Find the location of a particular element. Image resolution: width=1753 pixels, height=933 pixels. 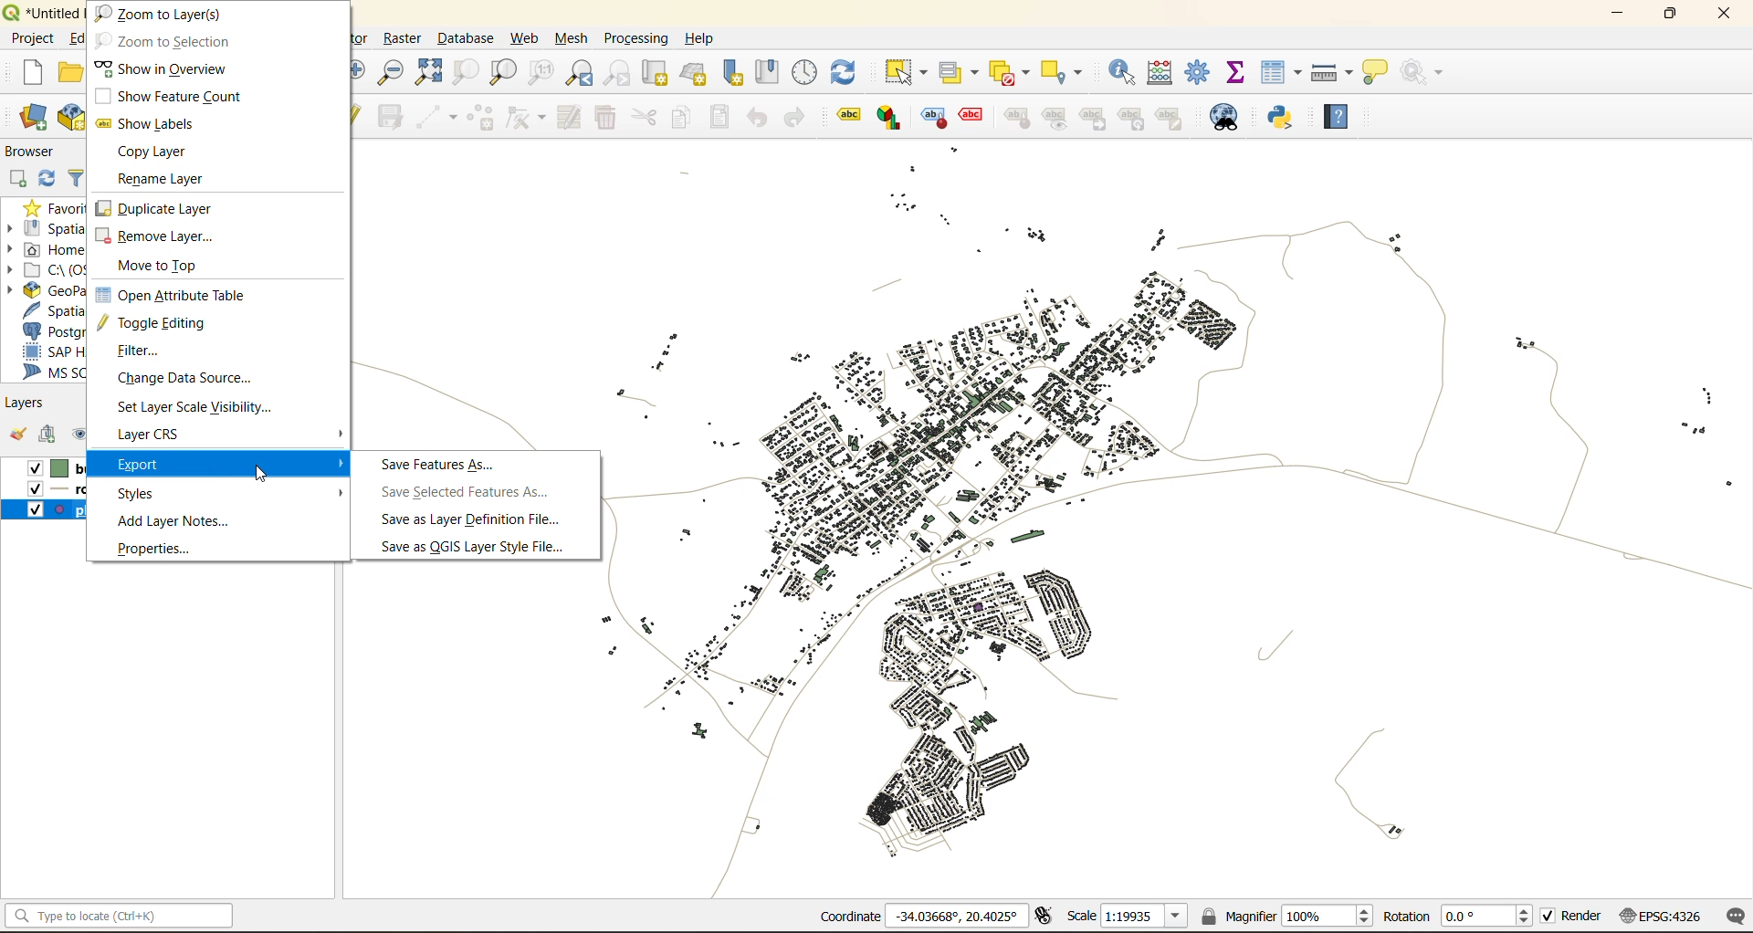

add layer notes is located at coordinates (173, 521).